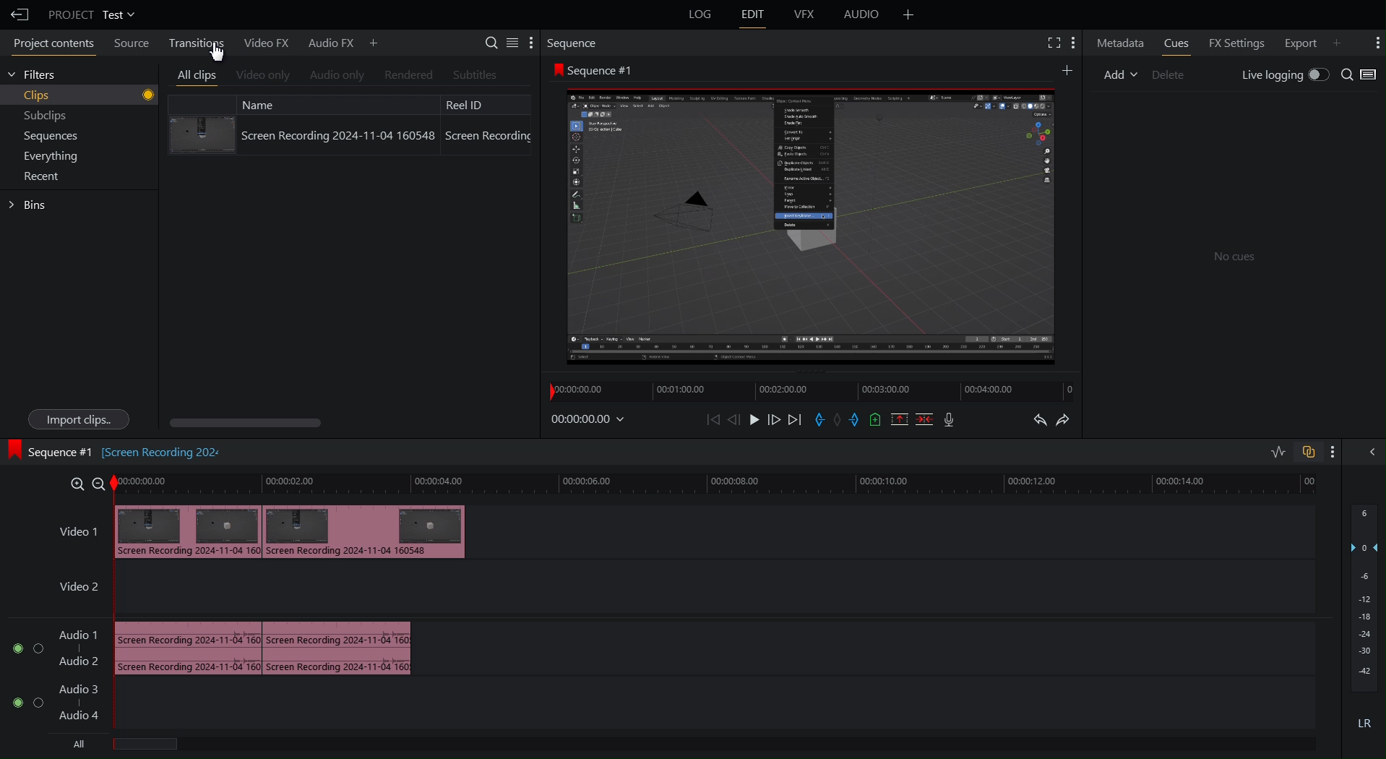  What do you see at coordinates (588, 419) in the screenshot?
I see `Timestamp` at bounding box center [588, 419].